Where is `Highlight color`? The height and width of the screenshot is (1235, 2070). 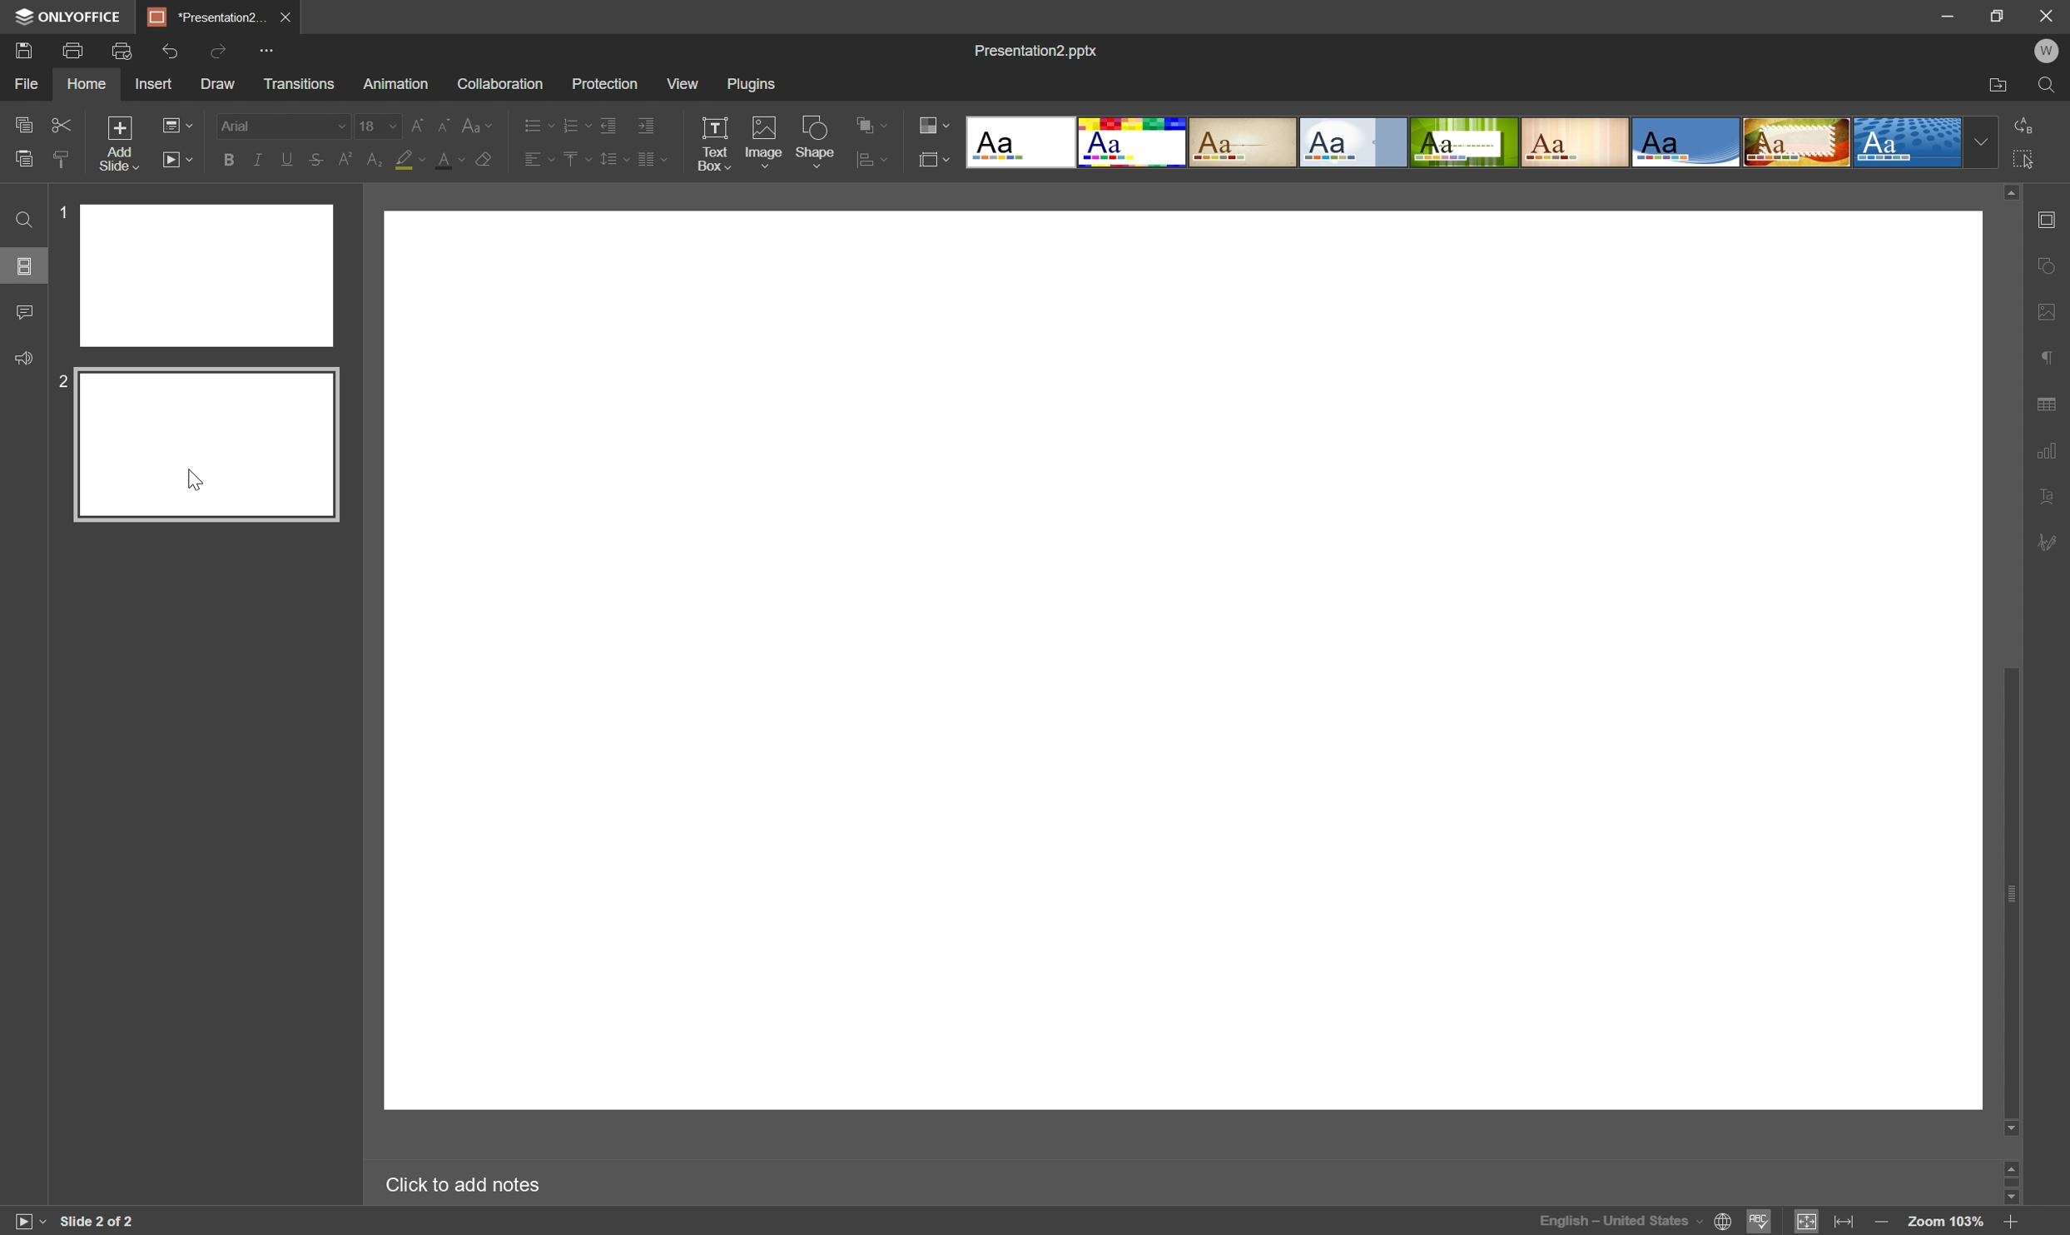 Highlight color is located at coordinates (411, 160).